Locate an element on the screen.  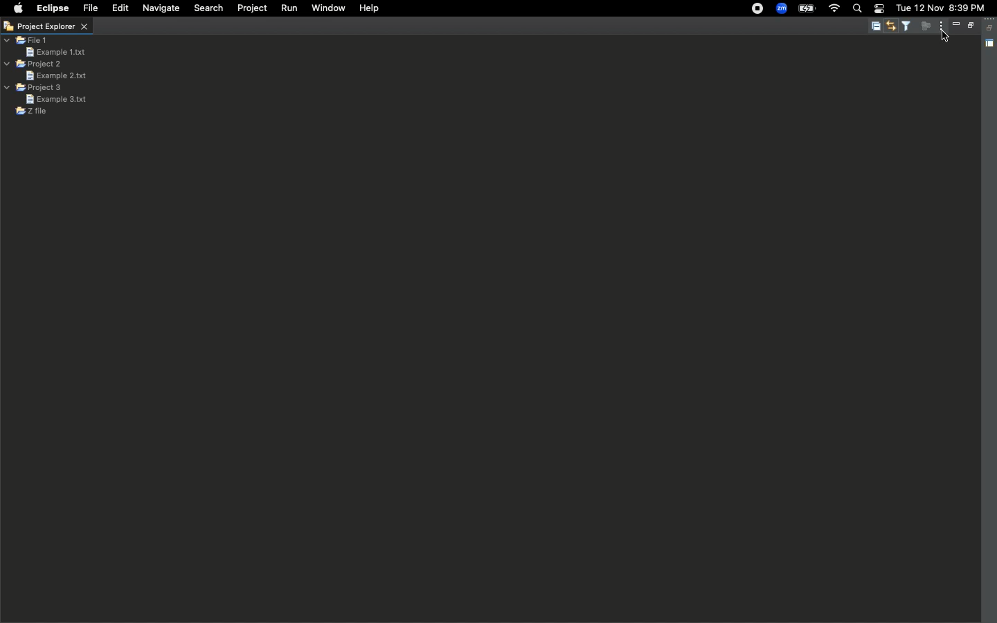
Maximize is located at coordinates (969, 26).